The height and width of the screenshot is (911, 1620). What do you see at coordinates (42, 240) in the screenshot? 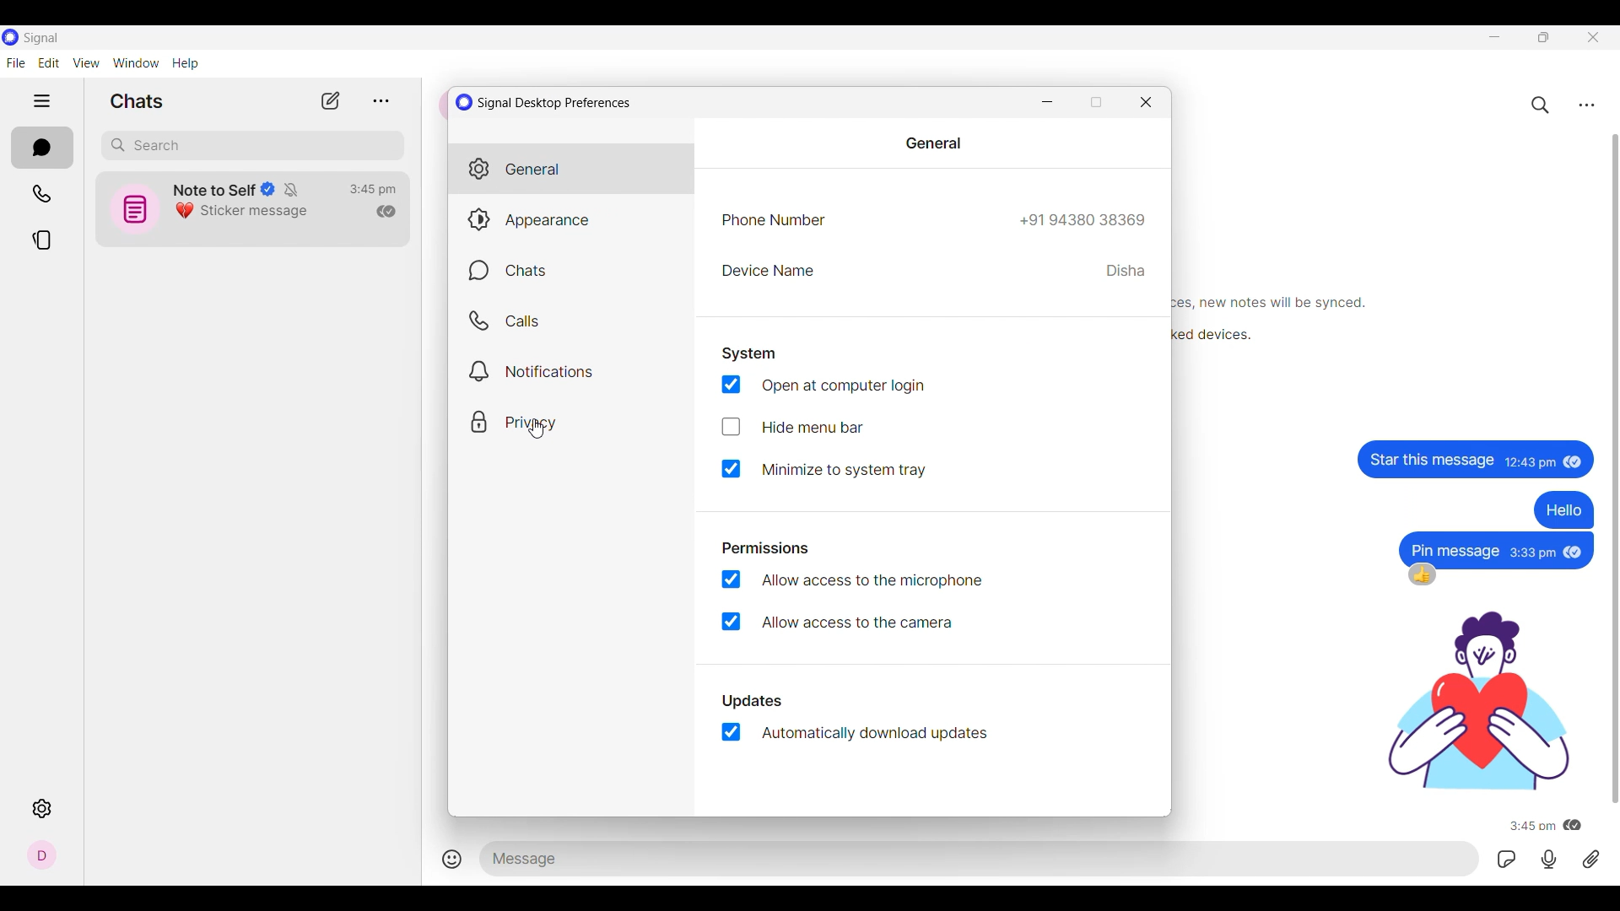
I see `Stories` at bounding box center [42, 240].